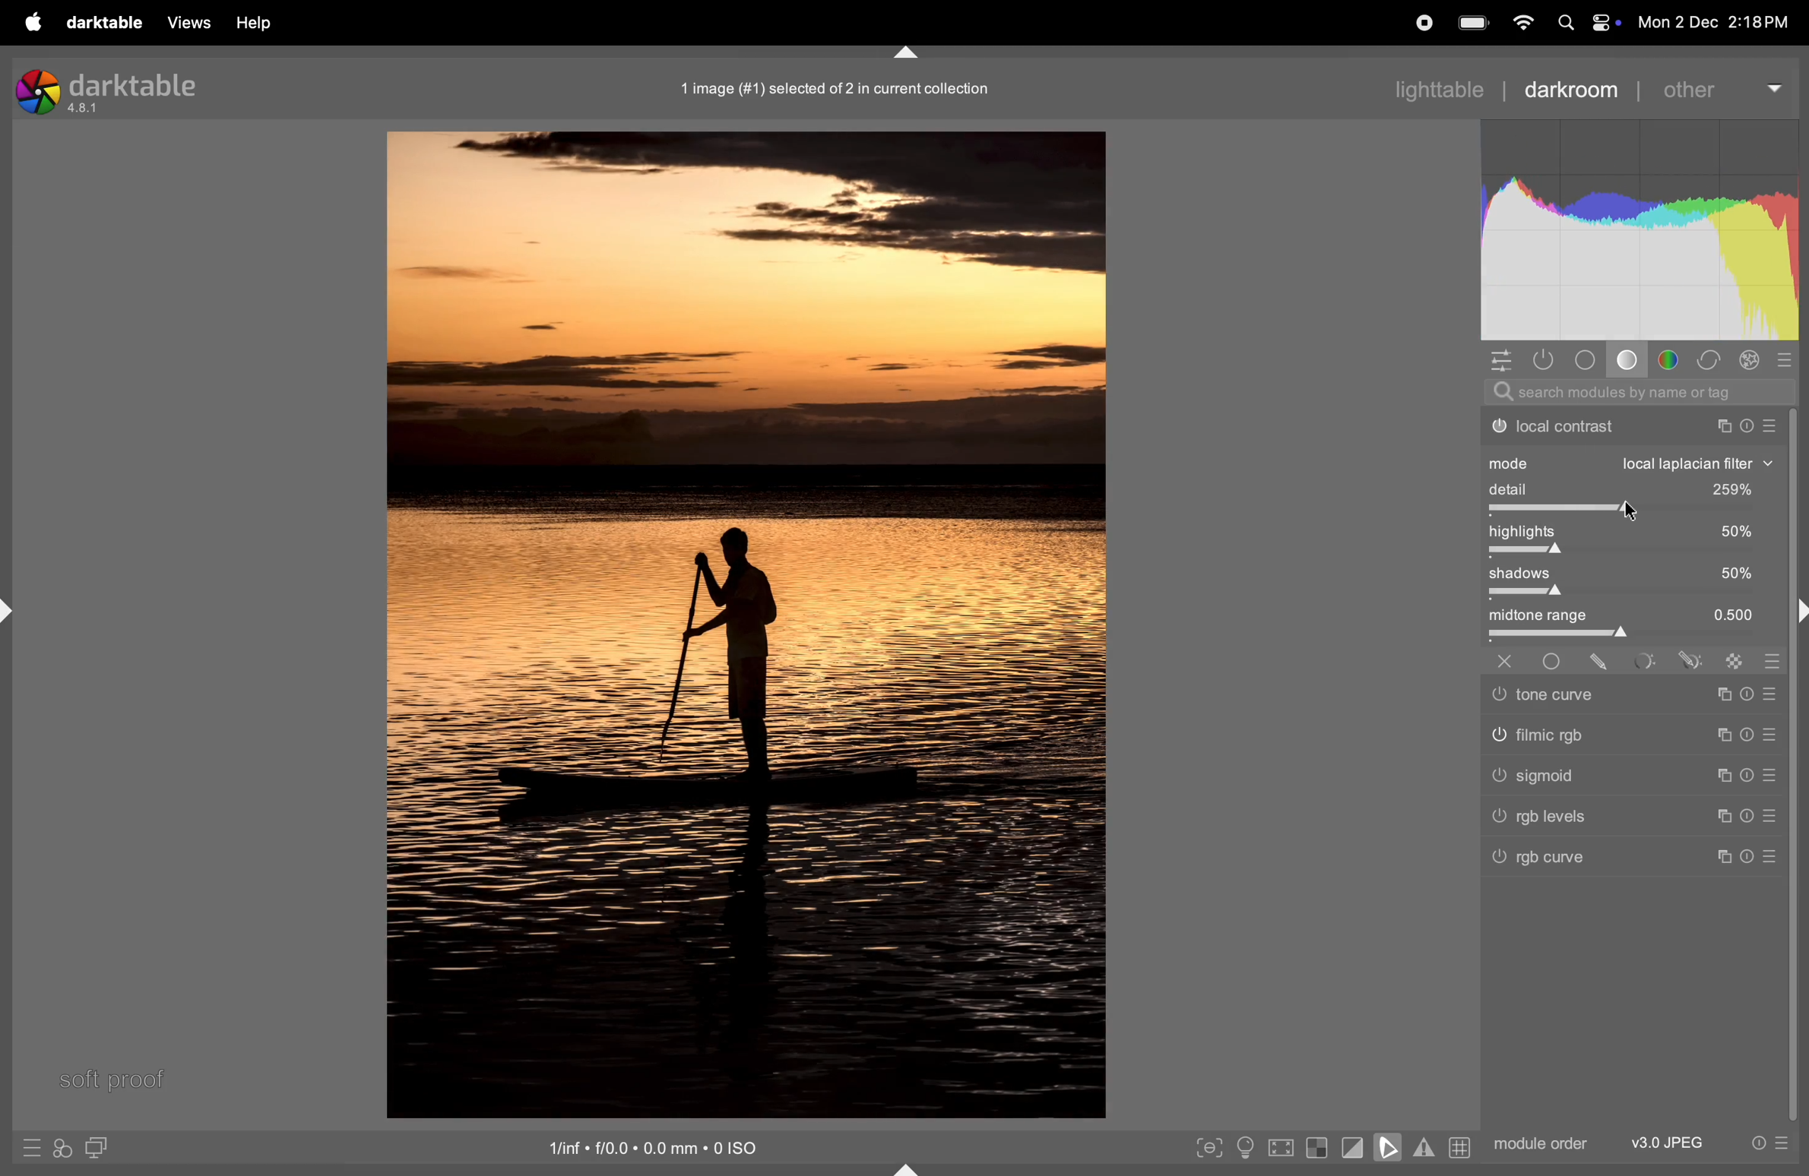 Image resolution: width=1809 pixels, height=1176 pixels. What do you see at coordinates (1746, 776) in the screenshot?
I see `sign ` at bounding box center [1746, 776].